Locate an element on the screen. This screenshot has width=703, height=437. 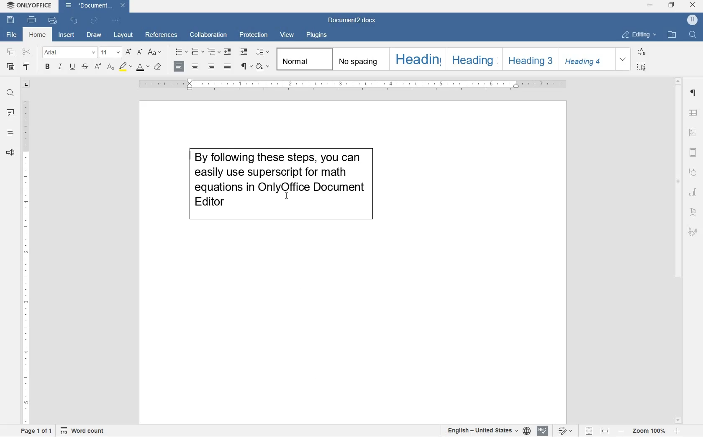
minimize is located at coordinates (650, 4).